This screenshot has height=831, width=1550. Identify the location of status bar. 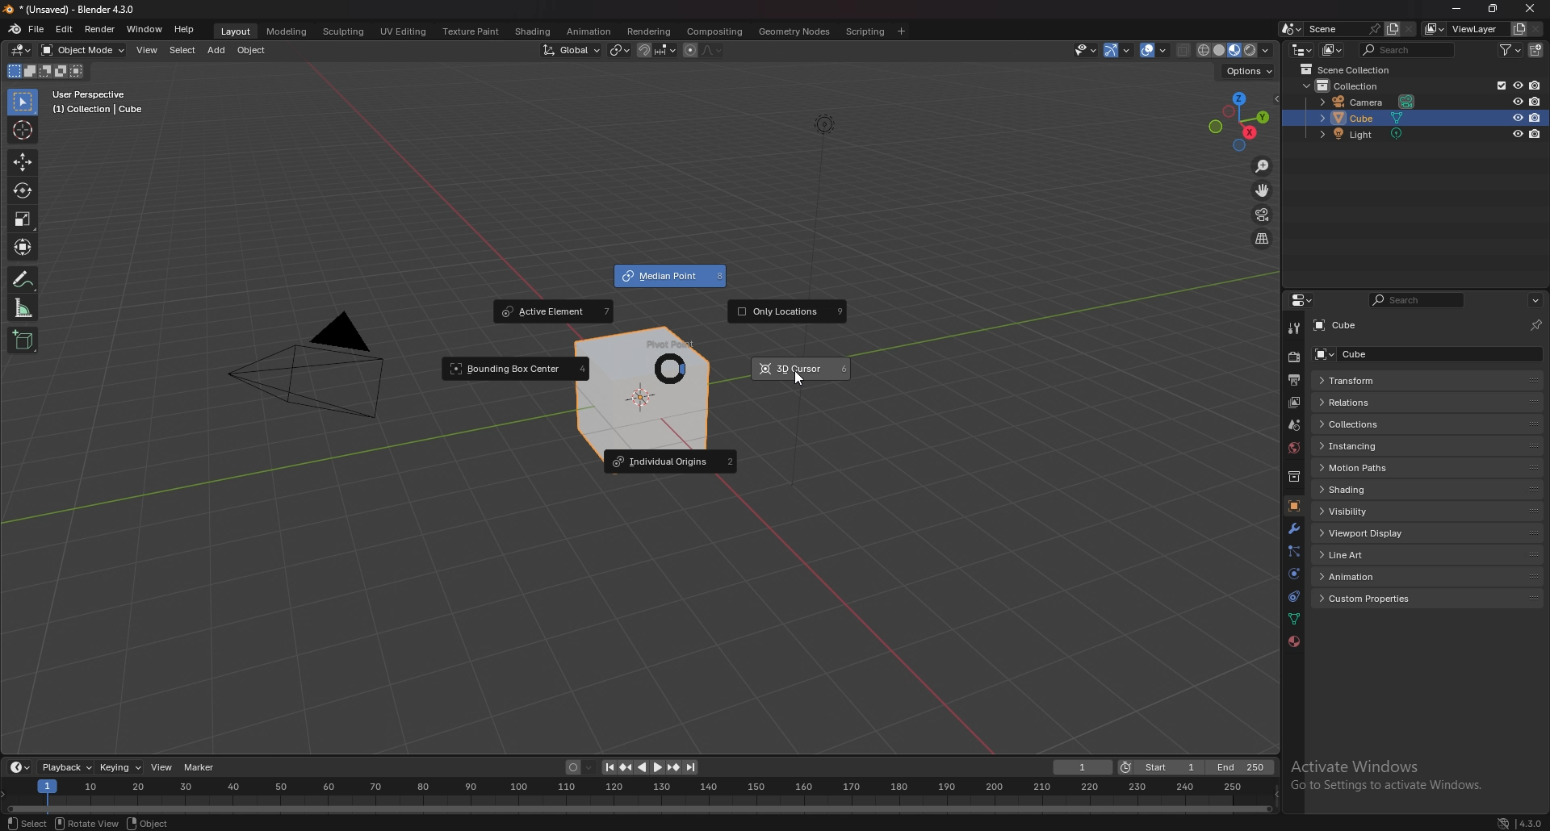
(178, 825).